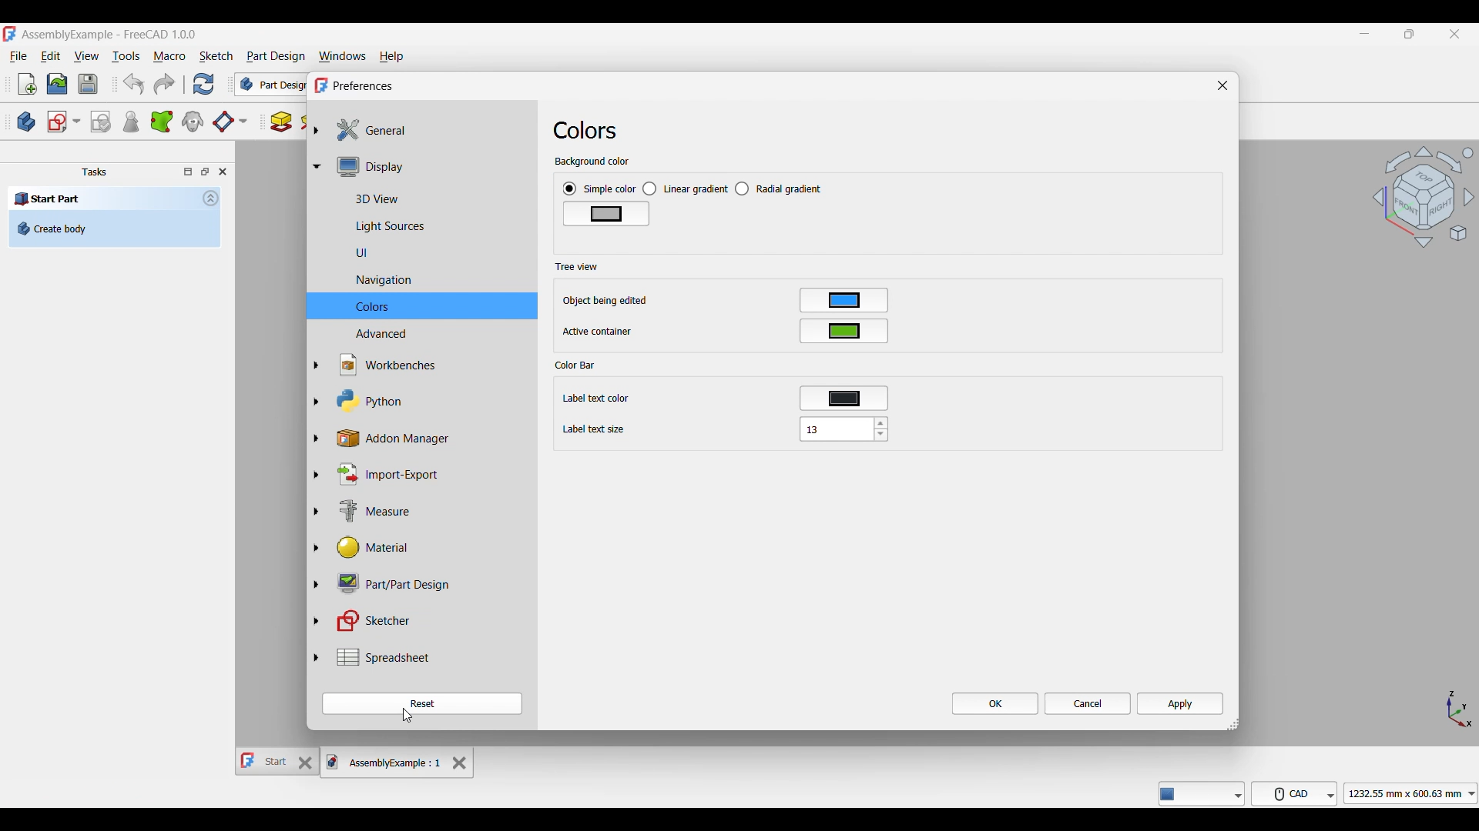 The image size is (1479, 831). Describe the element at coordinates (421, 703) in the screenshot. I see `Reset` at that location.